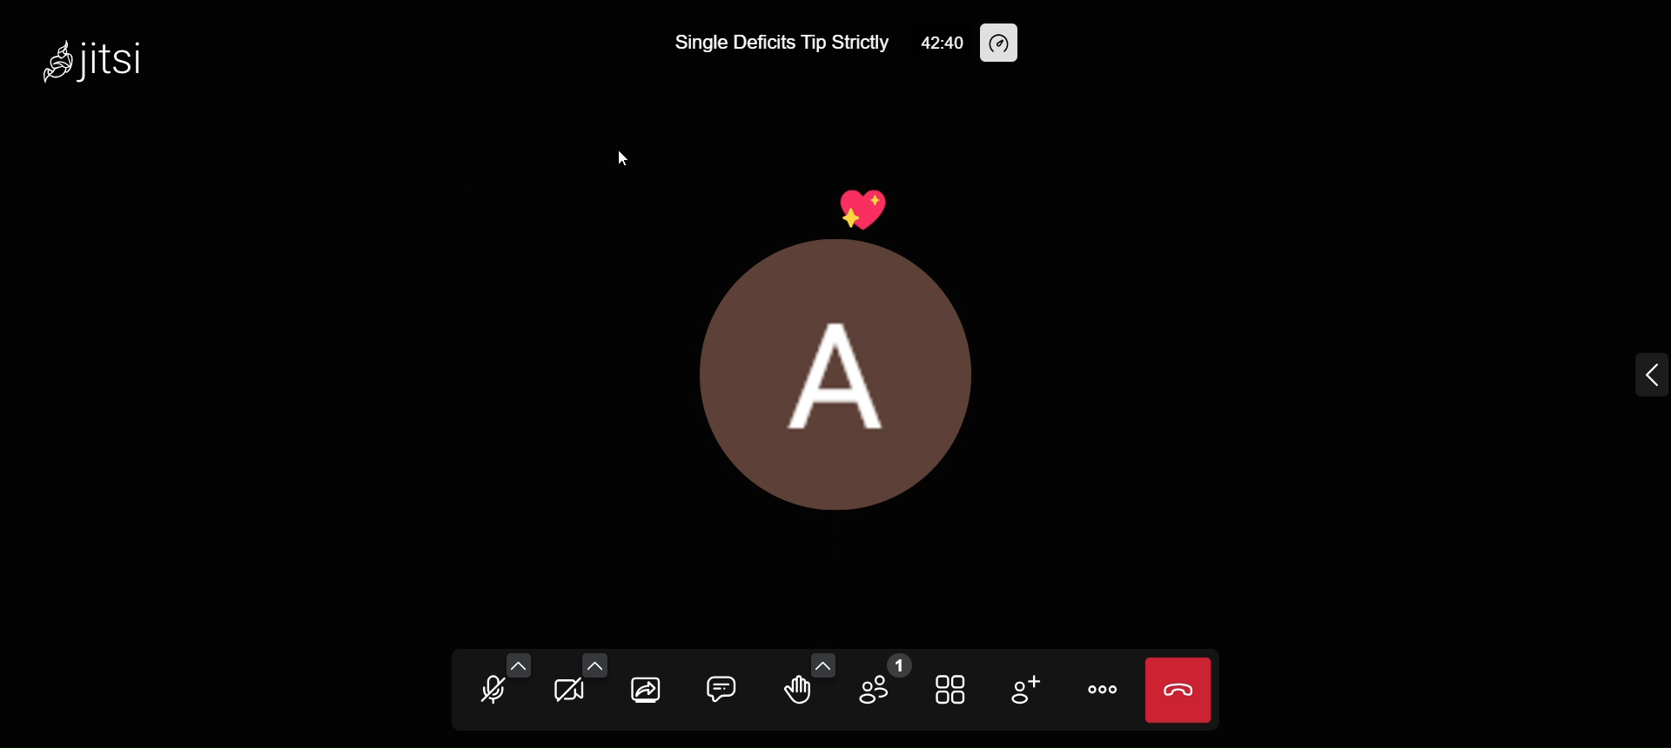  I want to click on Cursor, so click(621, 157).